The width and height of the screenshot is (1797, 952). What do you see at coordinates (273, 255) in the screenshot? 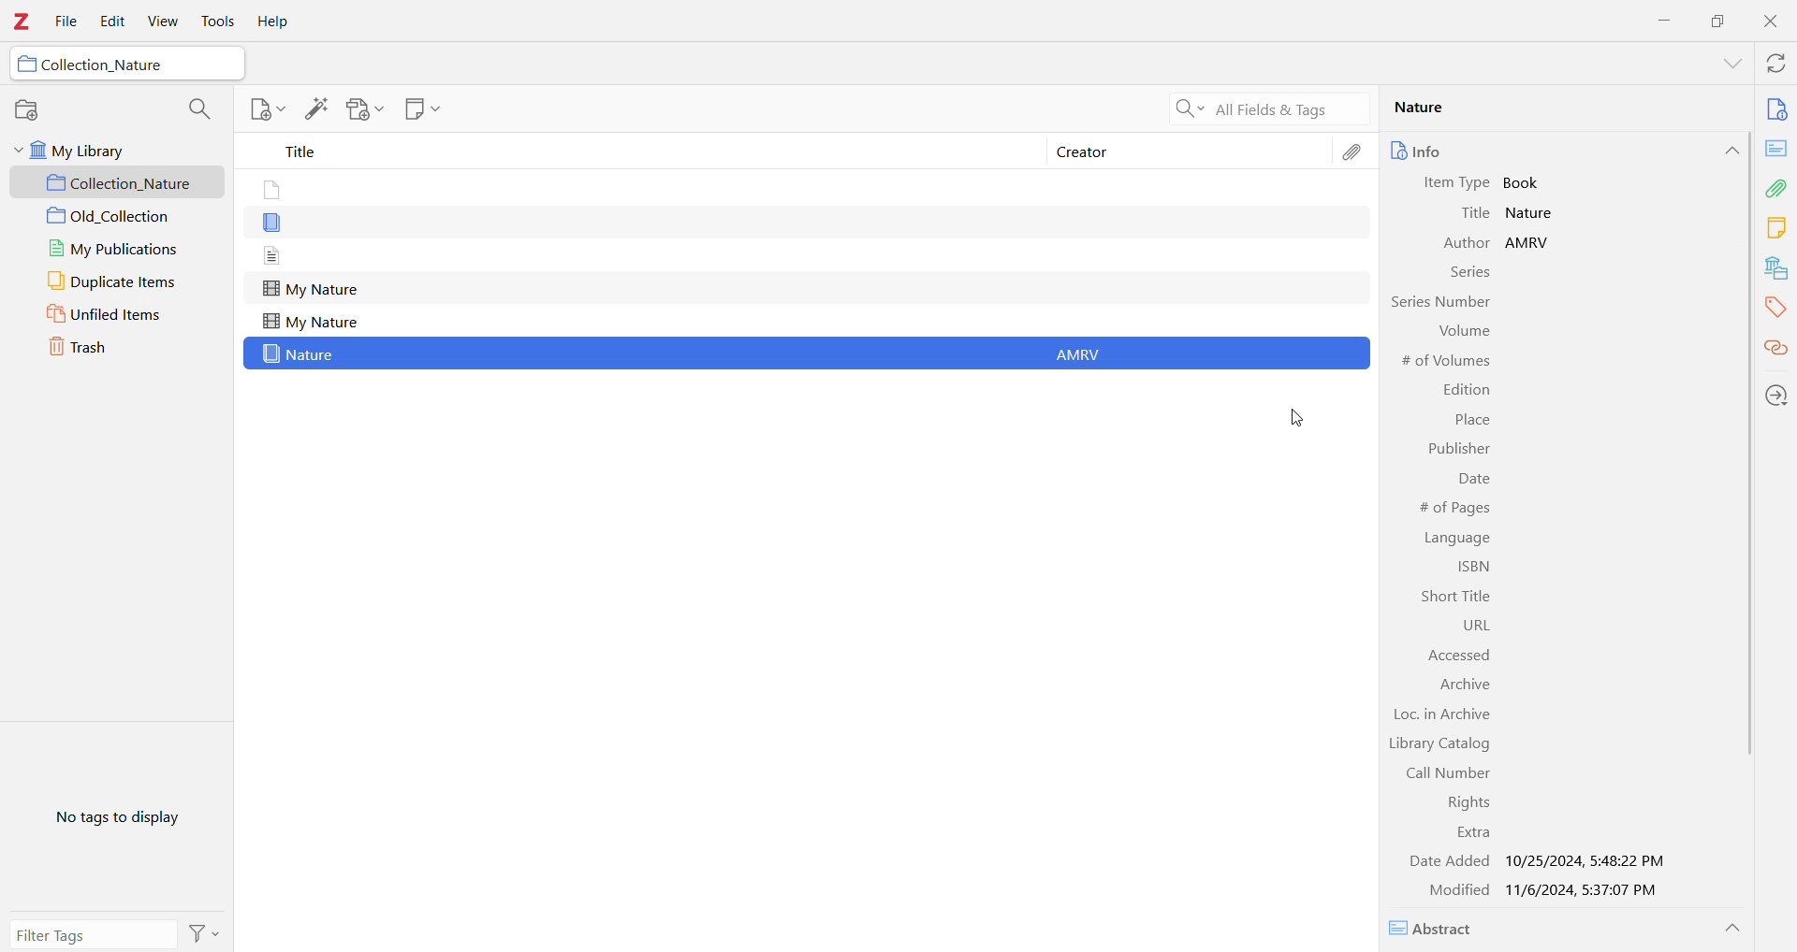
I see `item without title ` at bounding box center [273, 255].